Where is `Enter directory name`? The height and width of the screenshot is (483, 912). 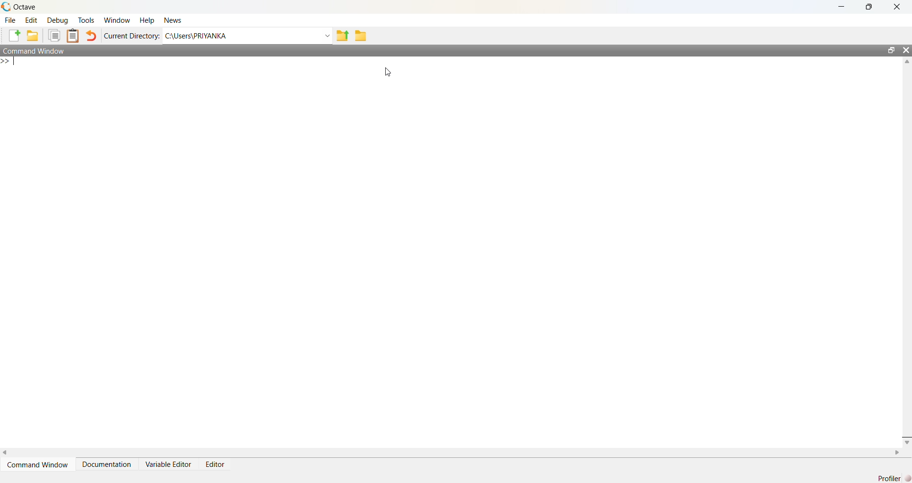
Enter directory name is located at coordinates (326, 35).